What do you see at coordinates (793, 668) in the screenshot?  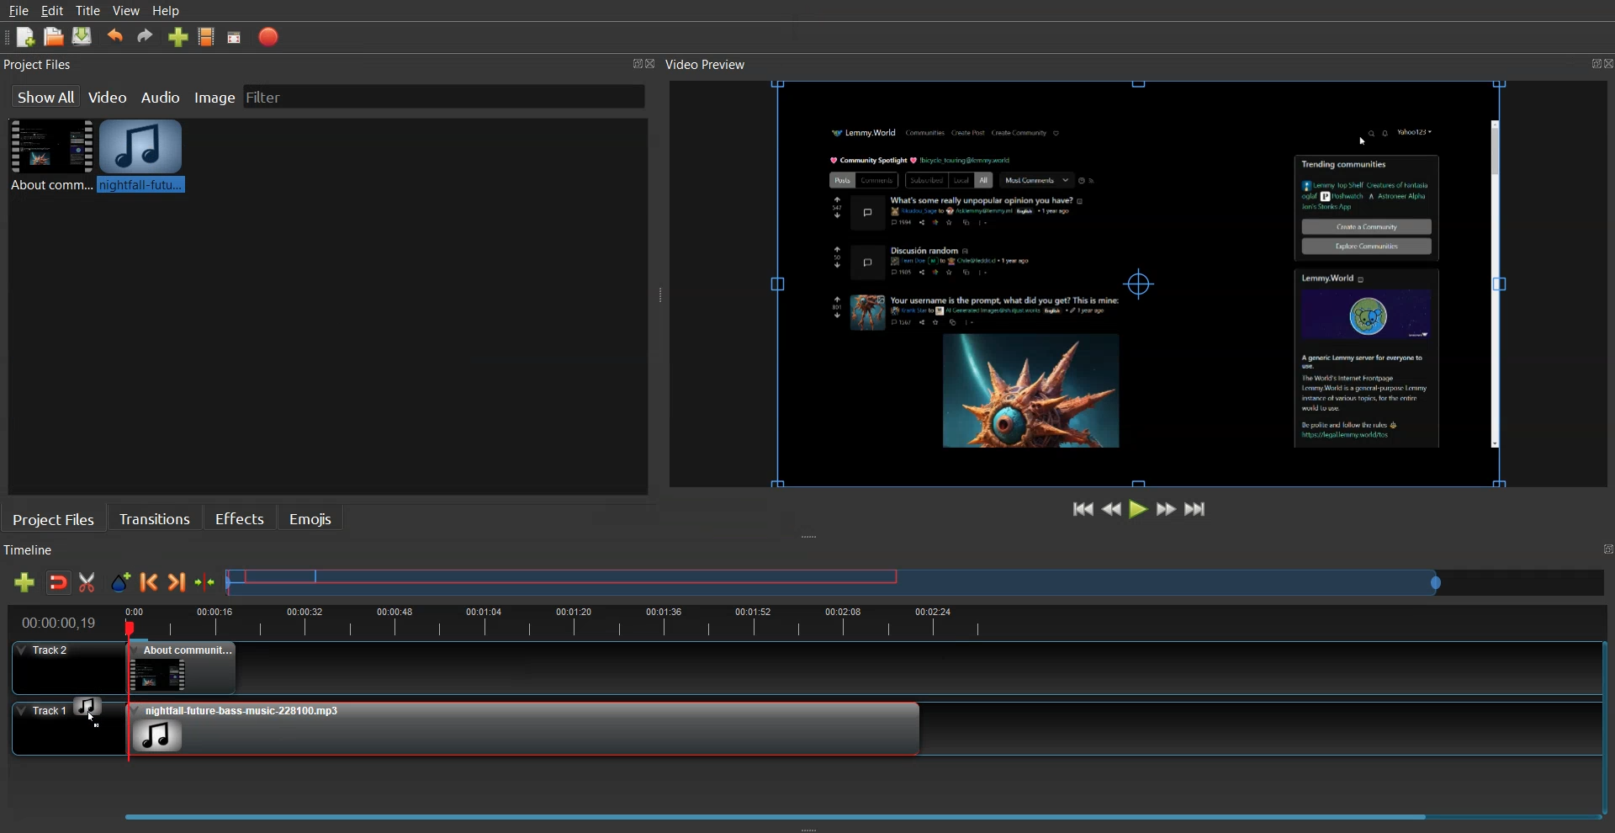 I see `Track 2` at bounding box center [793, 668].